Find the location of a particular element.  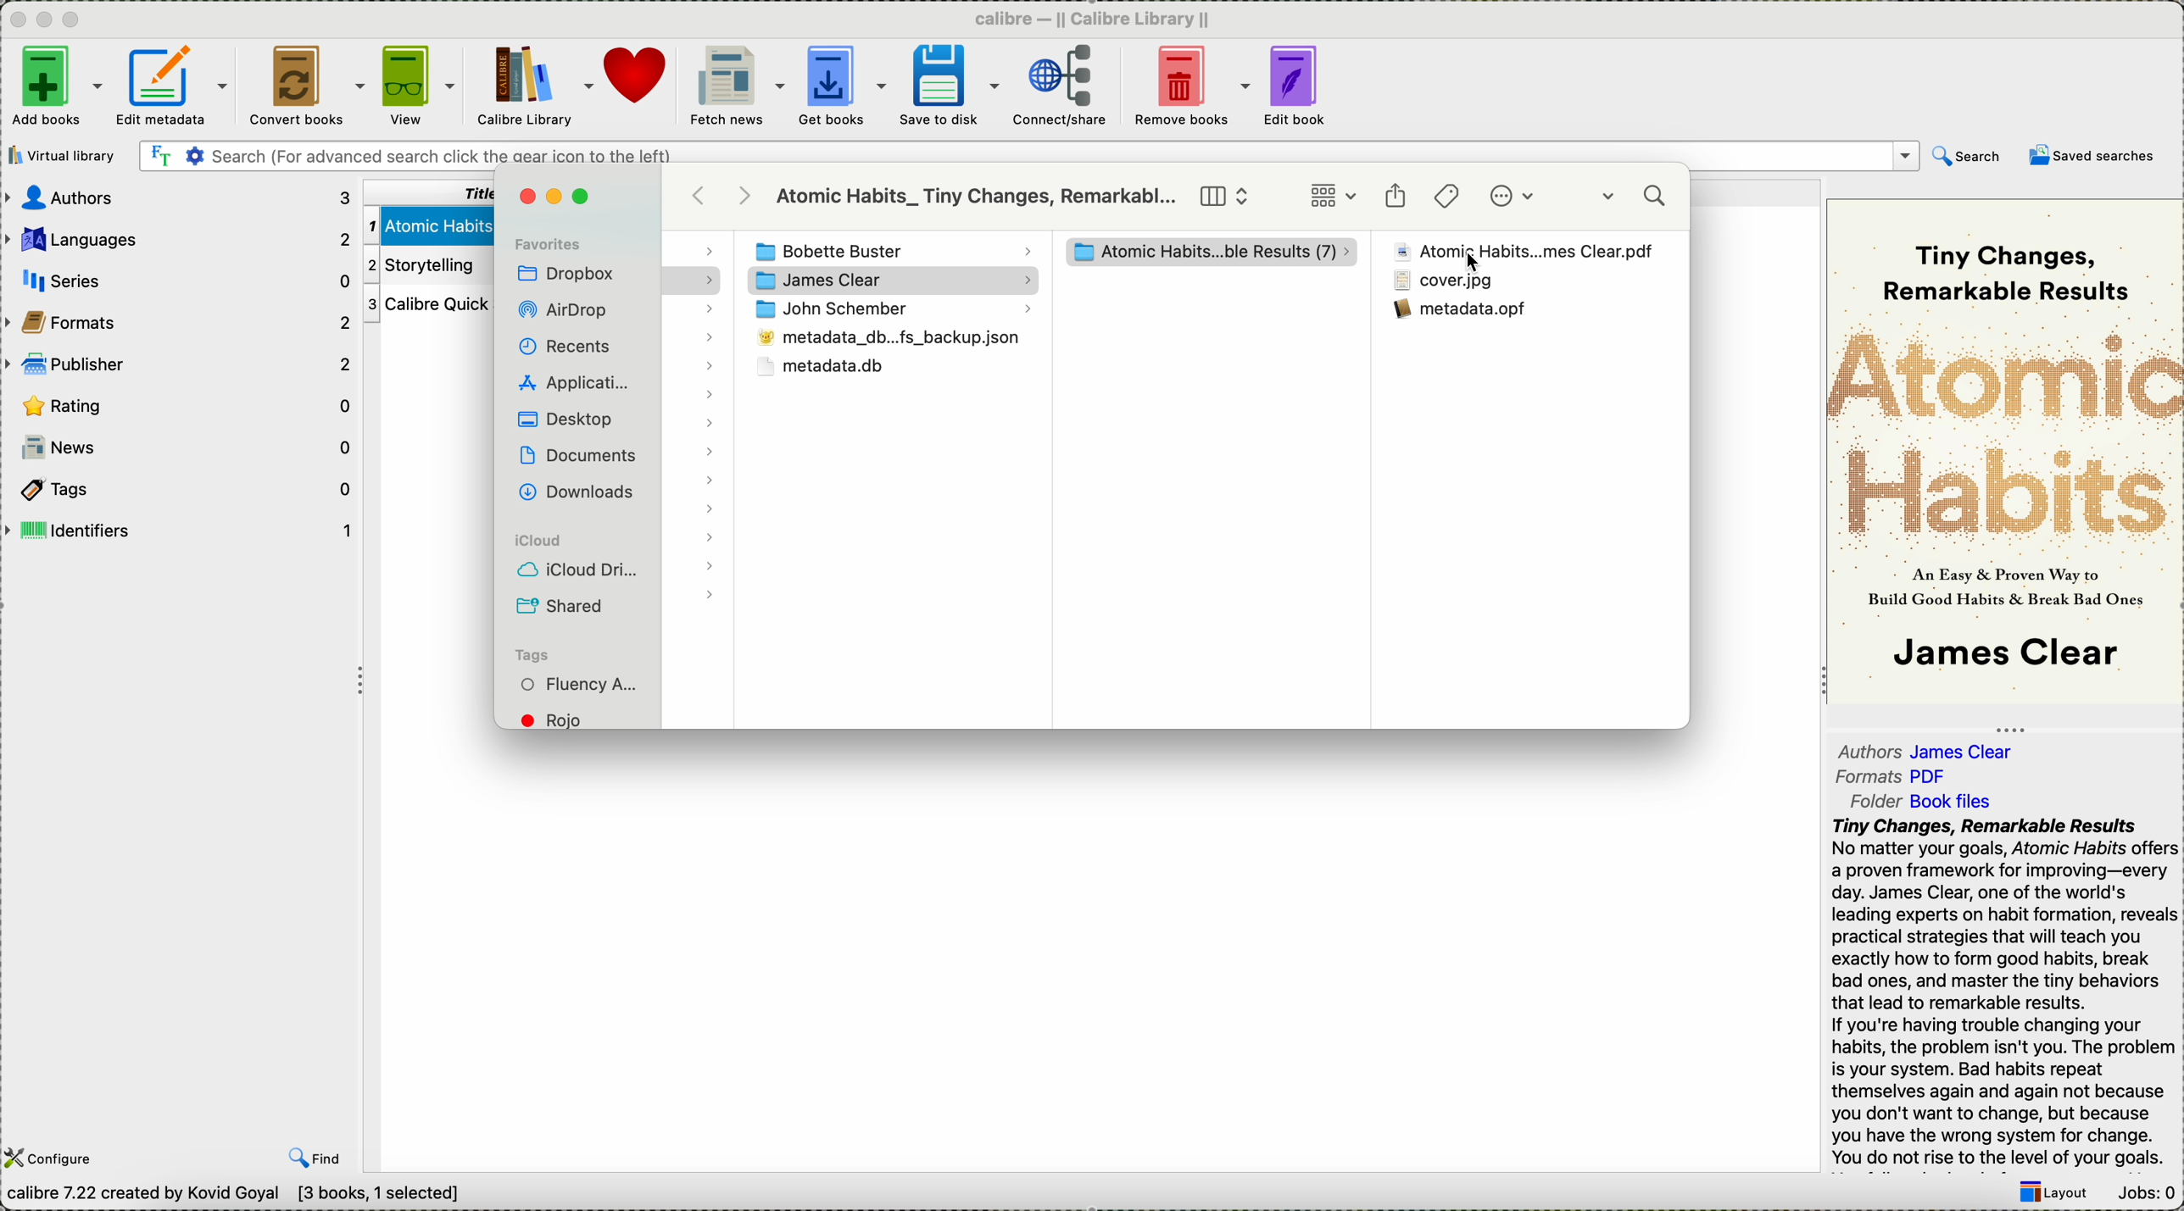

click on book is located at coordinates (1523, 253).